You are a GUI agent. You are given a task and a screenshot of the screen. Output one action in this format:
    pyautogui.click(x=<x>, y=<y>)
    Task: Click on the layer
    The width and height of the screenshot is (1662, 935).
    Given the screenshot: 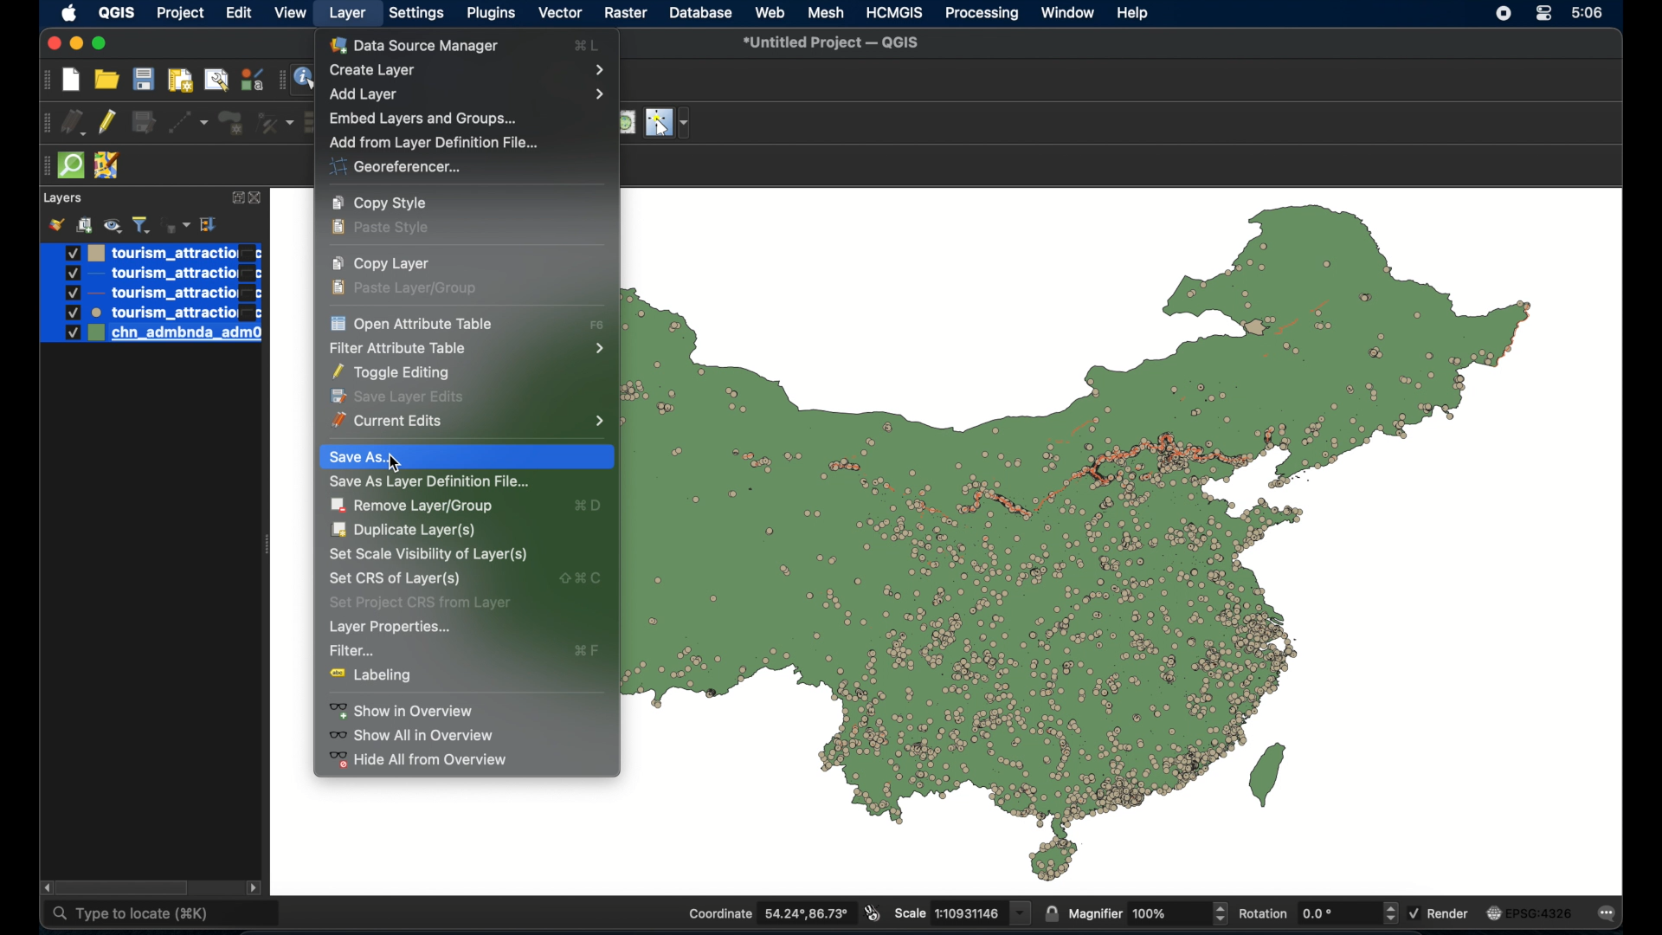 What is the action you would take?
    pyautogui.click(x=61, y=199)
    